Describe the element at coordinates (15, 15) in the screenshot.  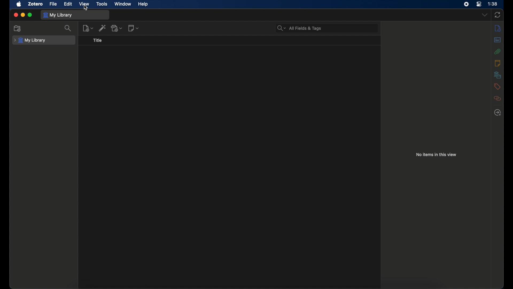
I see `close` at that location.